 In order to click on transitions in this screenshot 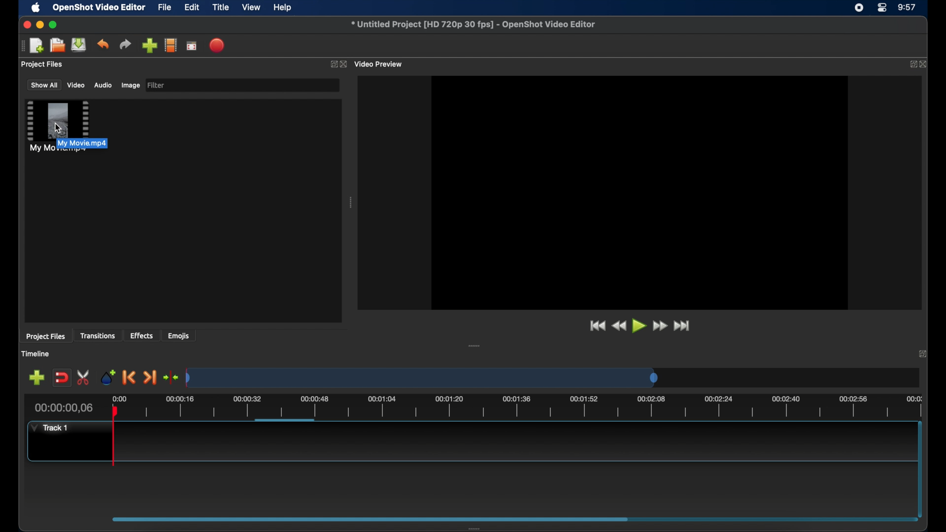, I will do `click(98, 335)`.